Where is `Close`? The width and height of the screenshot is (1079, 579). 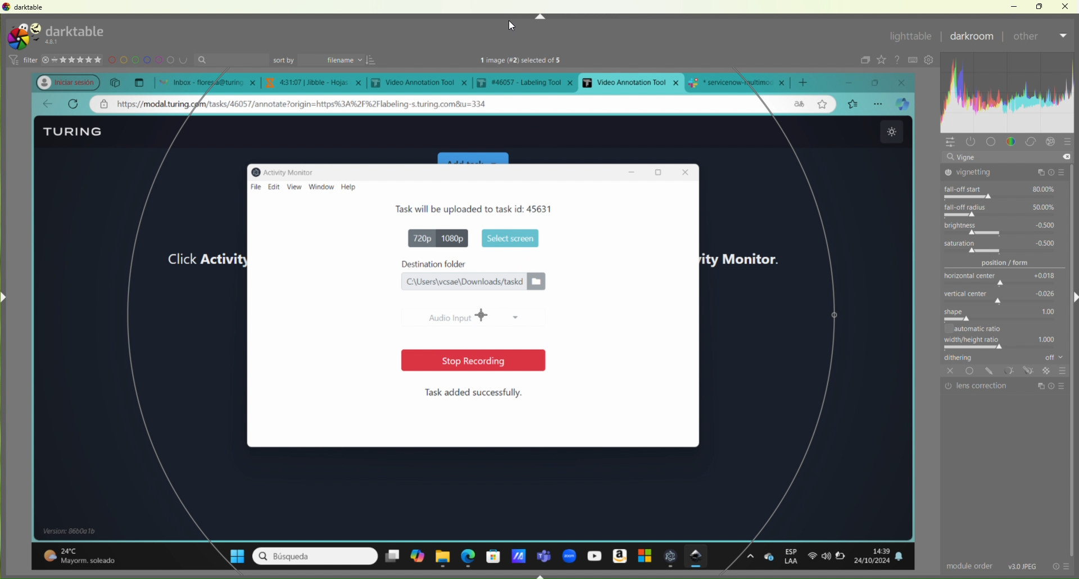 Close is located at coordinates (1064, 6).